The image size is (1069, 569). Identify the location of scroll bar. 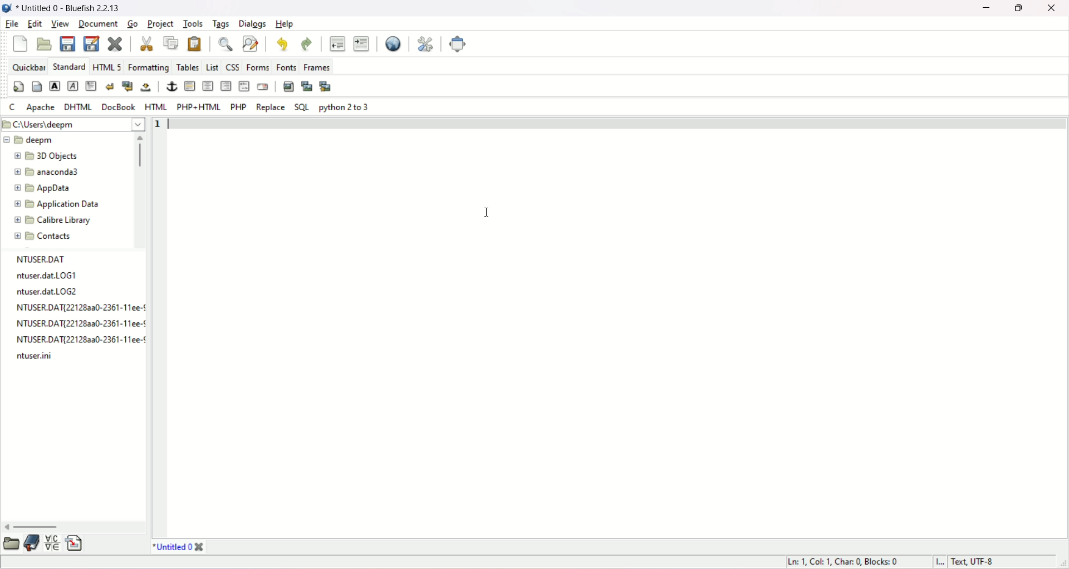
(73, 527).